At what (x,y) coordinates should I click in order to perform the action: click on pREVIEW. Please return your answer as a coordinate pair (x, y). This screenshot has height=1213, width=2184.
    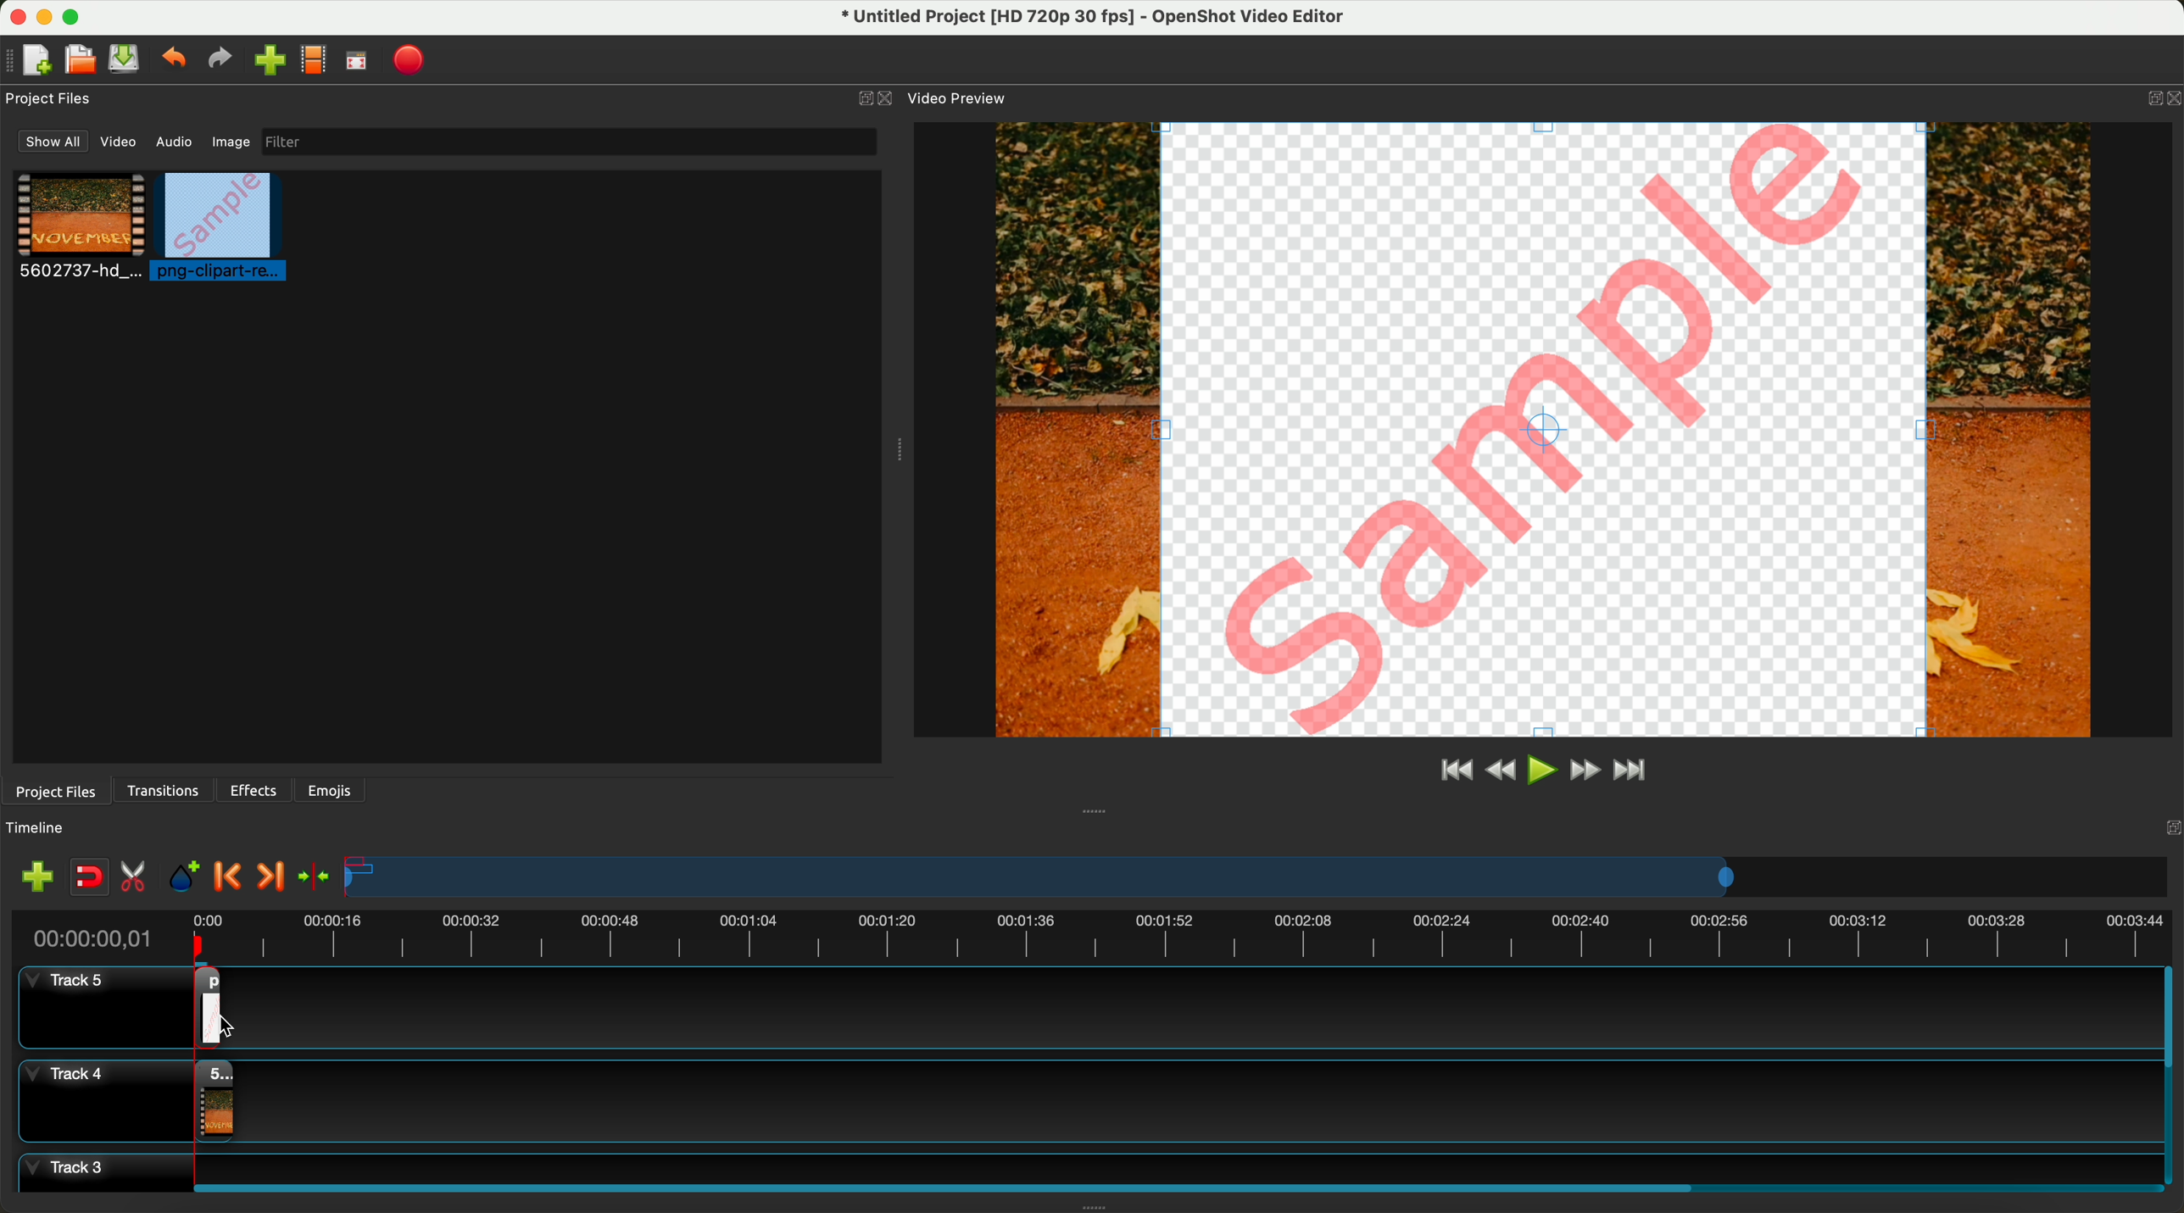
    Looking at the image, I should click on (1552, 428).